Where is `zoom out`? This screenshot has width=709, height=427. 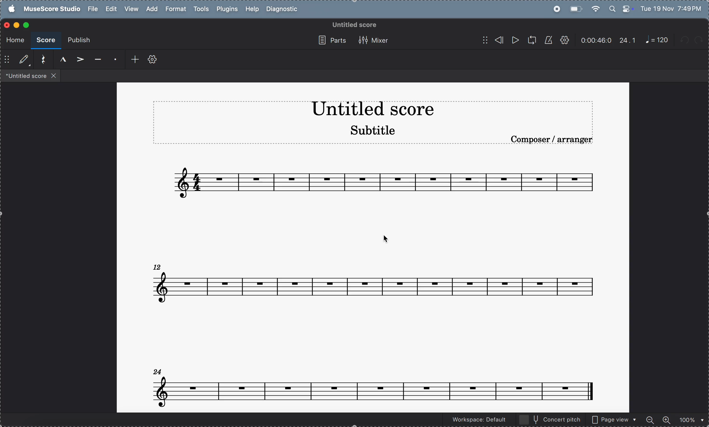 zoom out is located at coordinates (651, 419).